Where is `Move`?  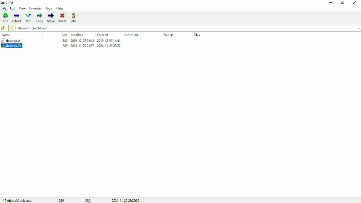
Move is located at coordinates (51, 18).